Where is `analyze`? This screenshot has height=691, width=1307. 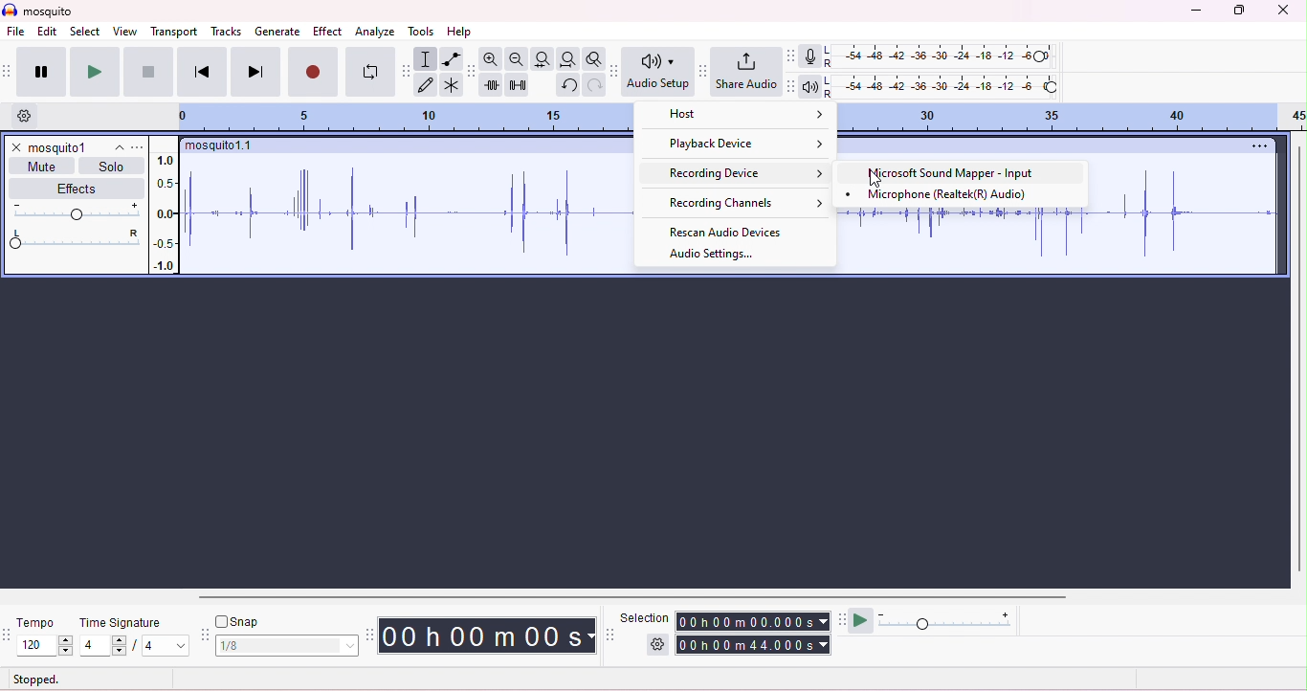
analyze is located at coordinates (377, 33).